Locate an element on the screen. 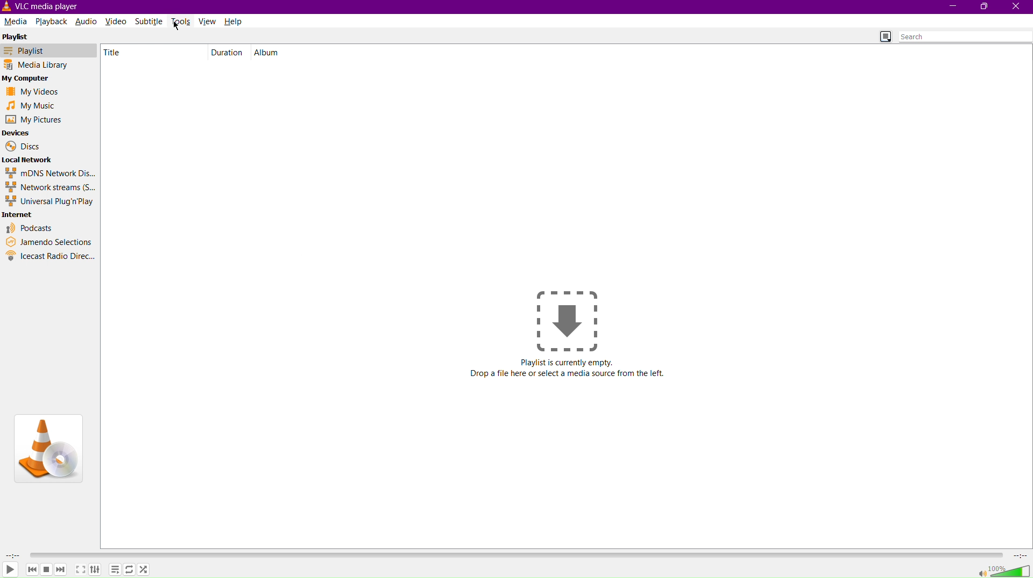 The height and width of the screenshot is (578, 1033). Drop a file here or select  media source from the left is located at coordinates (571, 374).